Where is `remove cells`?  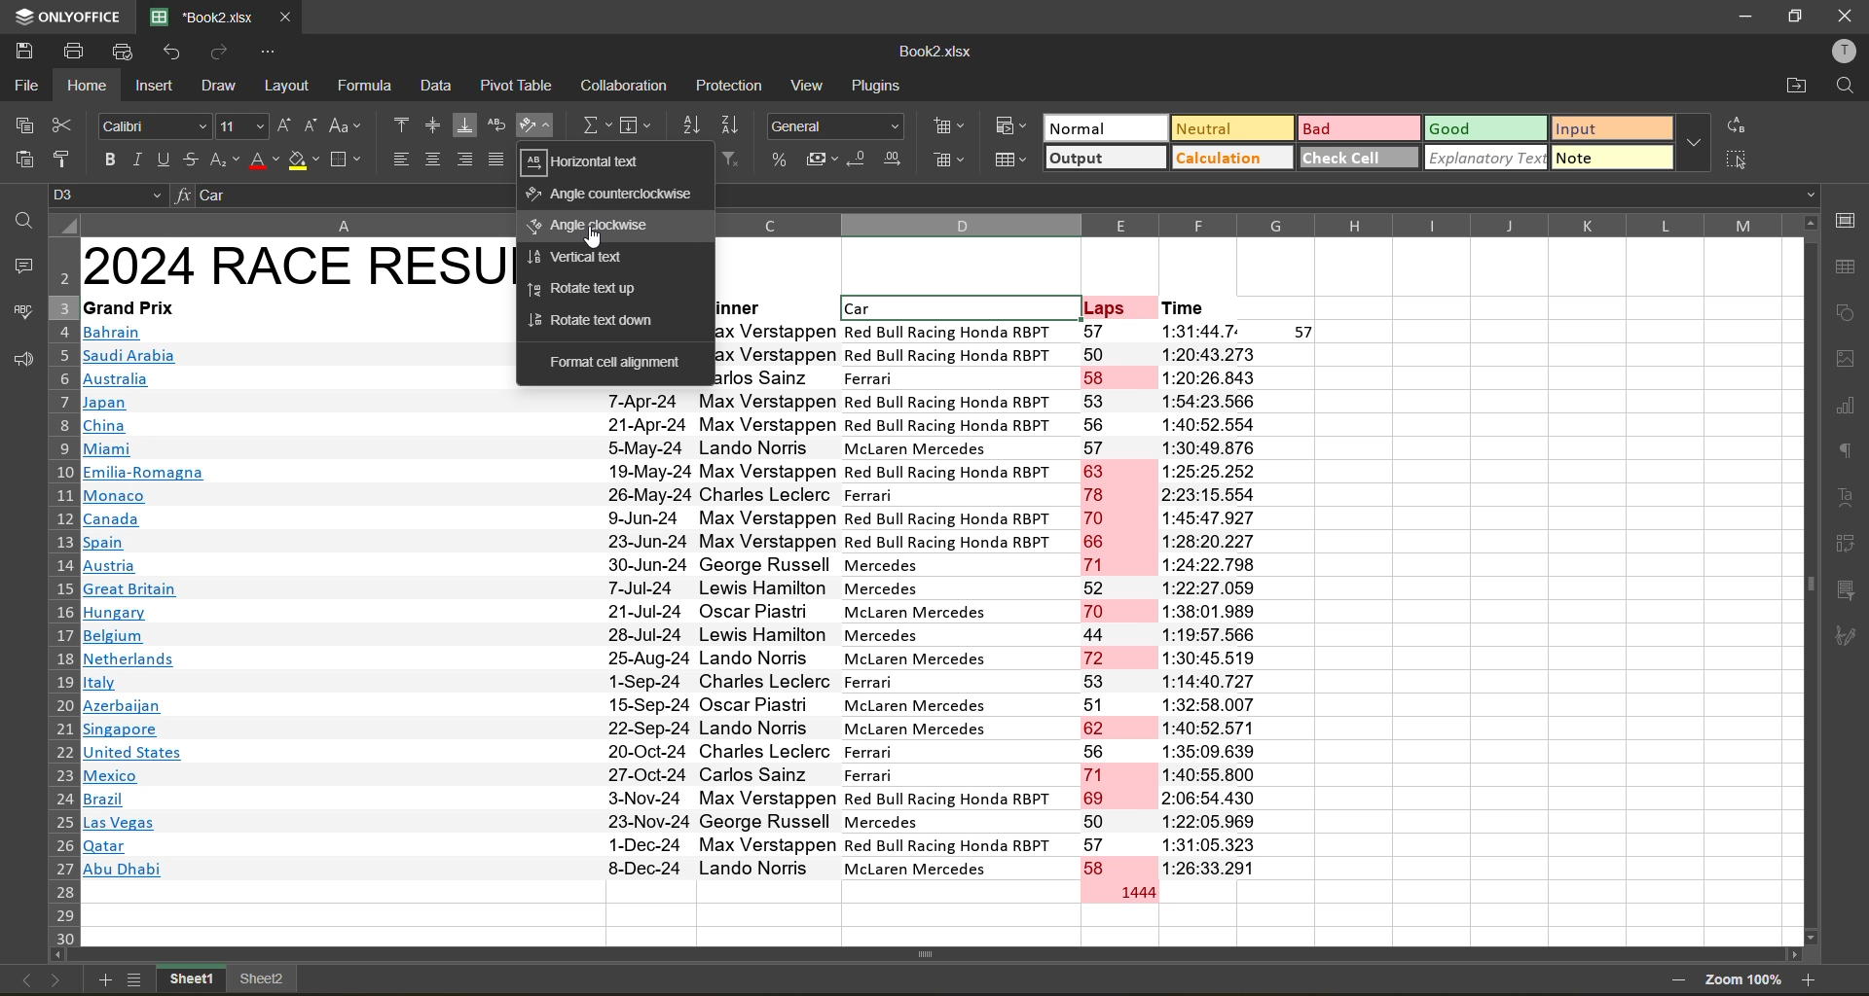
remove cells is located at coordinates (952, 165).